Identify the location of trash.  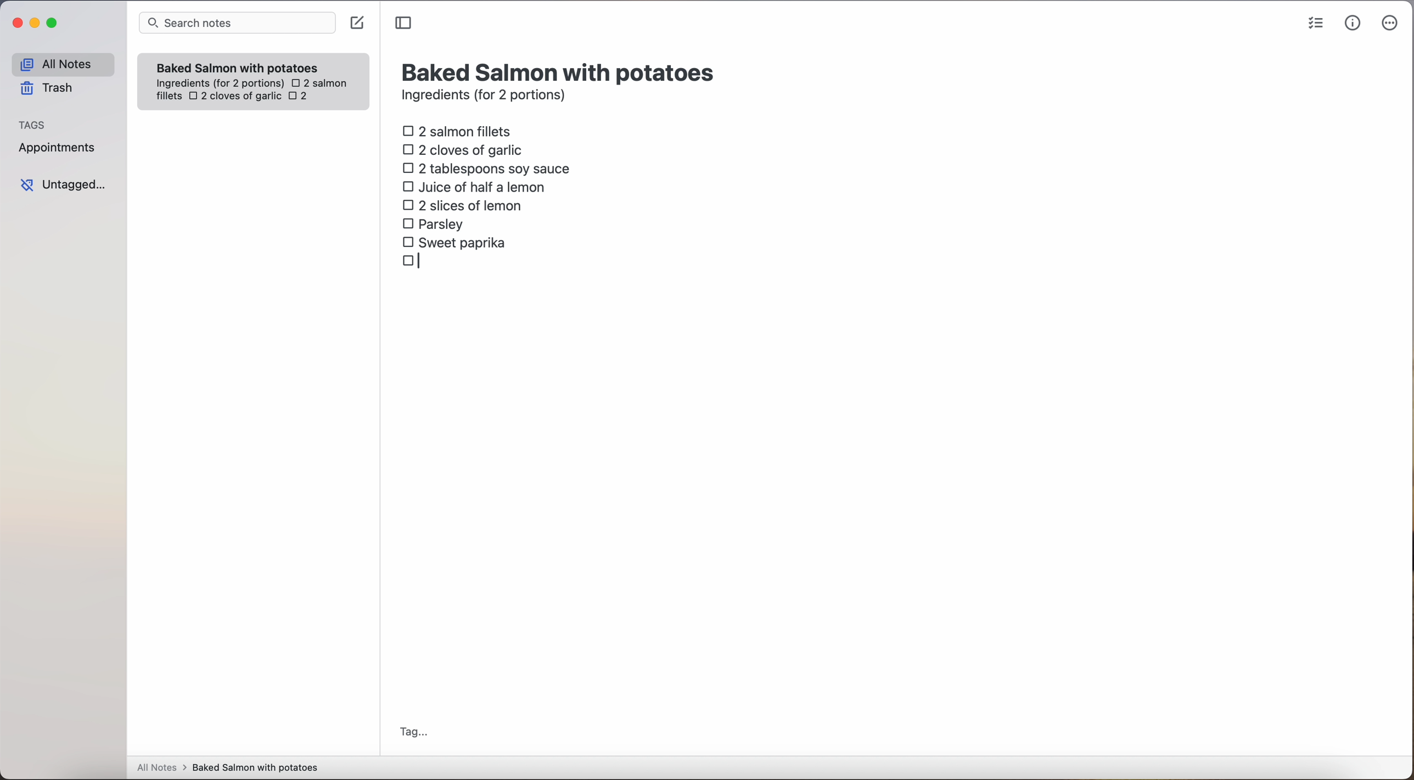
(50, 88).